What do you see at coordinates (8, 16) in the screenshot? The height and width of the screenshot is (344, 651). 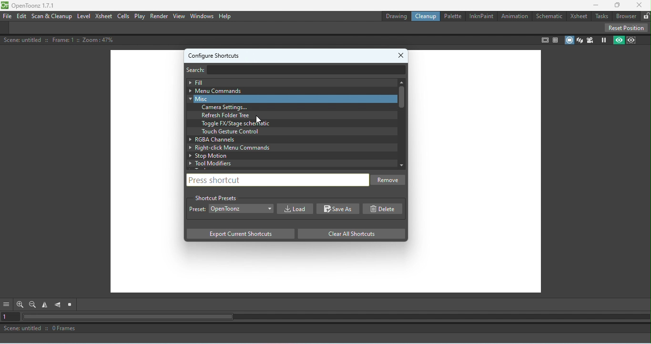 I see `File` at bounding box center [8, 16].